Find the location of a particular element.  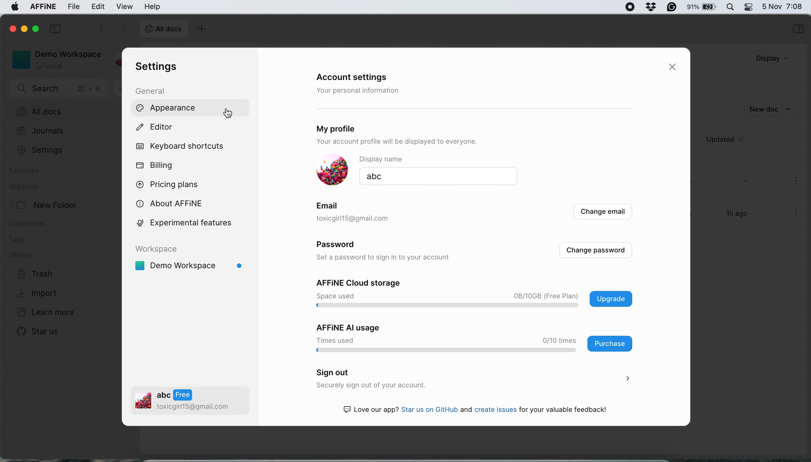

change email is located at coordinates (604, 211).